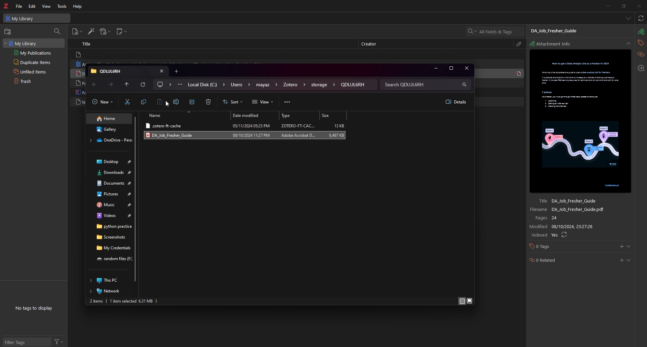 The width and height of the screenshot is (647, 347). What do you see at coordinates (111, 183) in the screenshot?
I see `documents` at bounding box center [111, 183].